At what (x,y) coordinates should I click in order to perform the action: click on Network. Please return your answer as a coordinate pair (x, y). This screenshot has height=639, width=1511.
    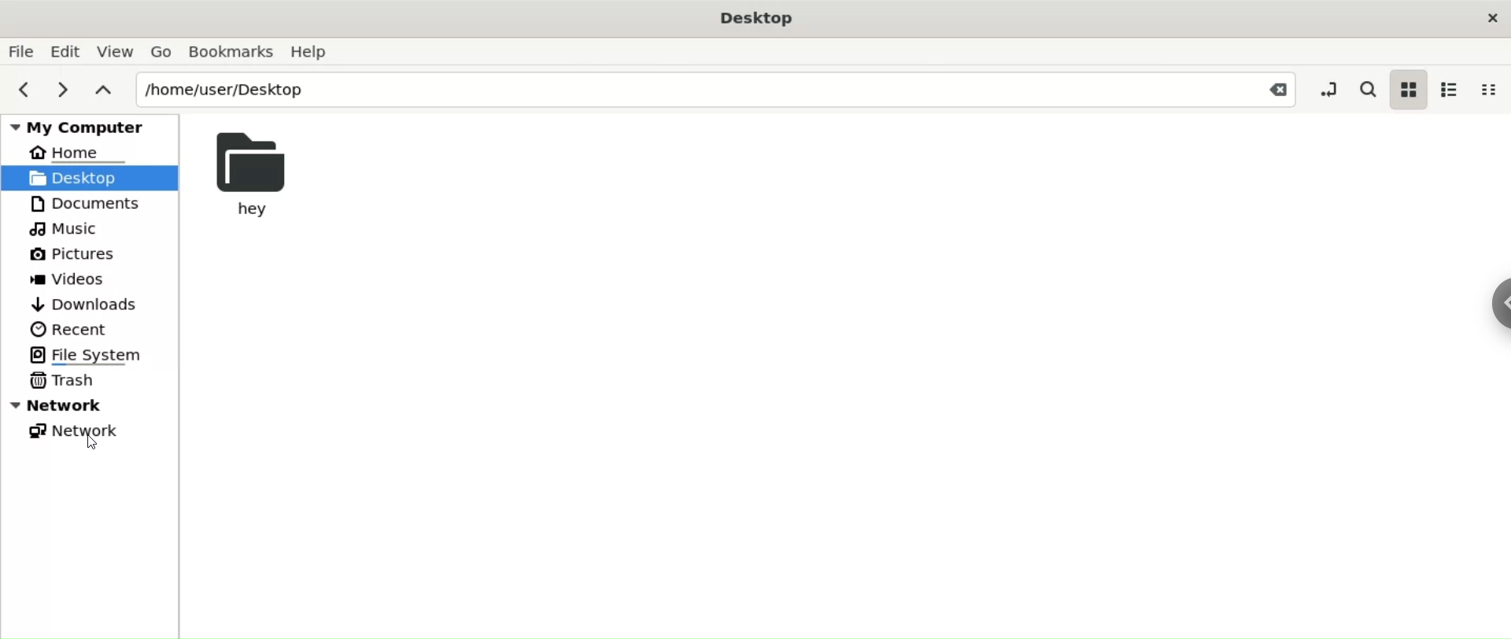
    Looking at the image, I should click on (86, 436).